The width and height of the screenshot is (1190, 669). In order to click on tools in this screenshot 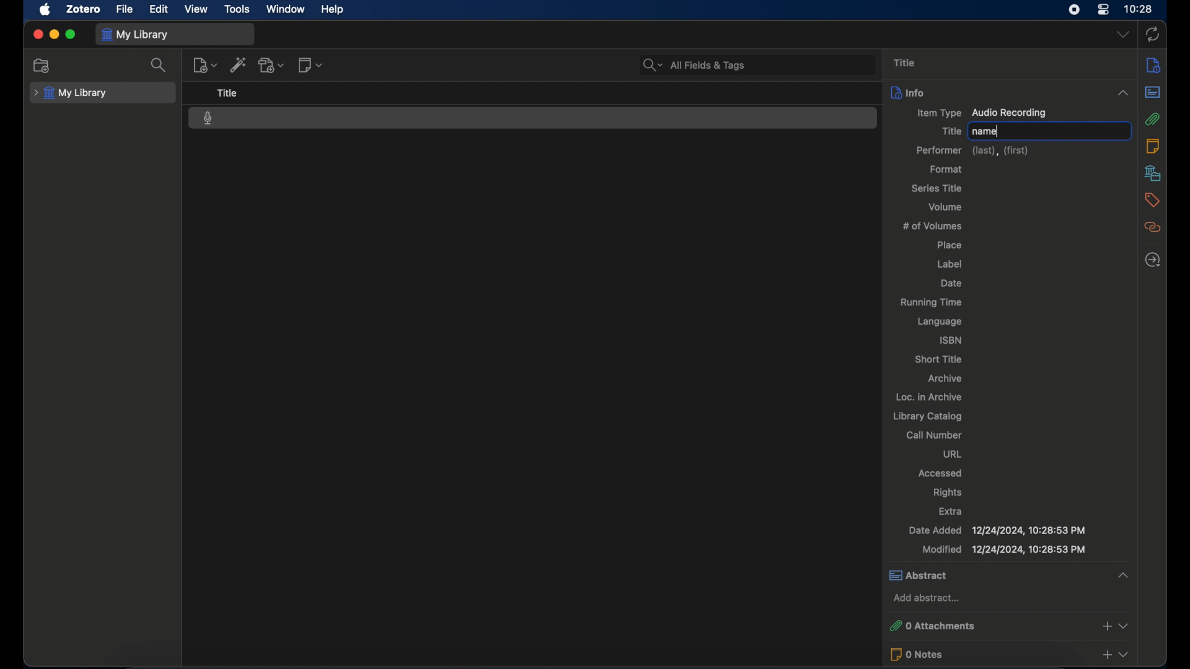, I will do `click(237, 9)`.